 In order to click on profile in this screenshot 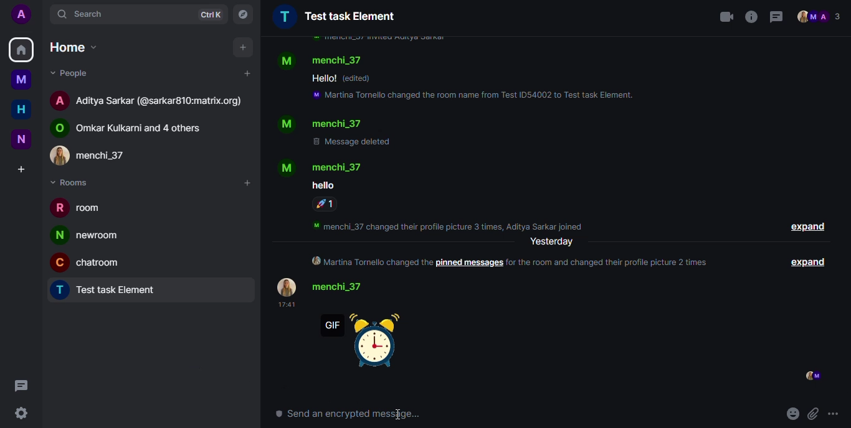, I will do `click(21, 15)`.